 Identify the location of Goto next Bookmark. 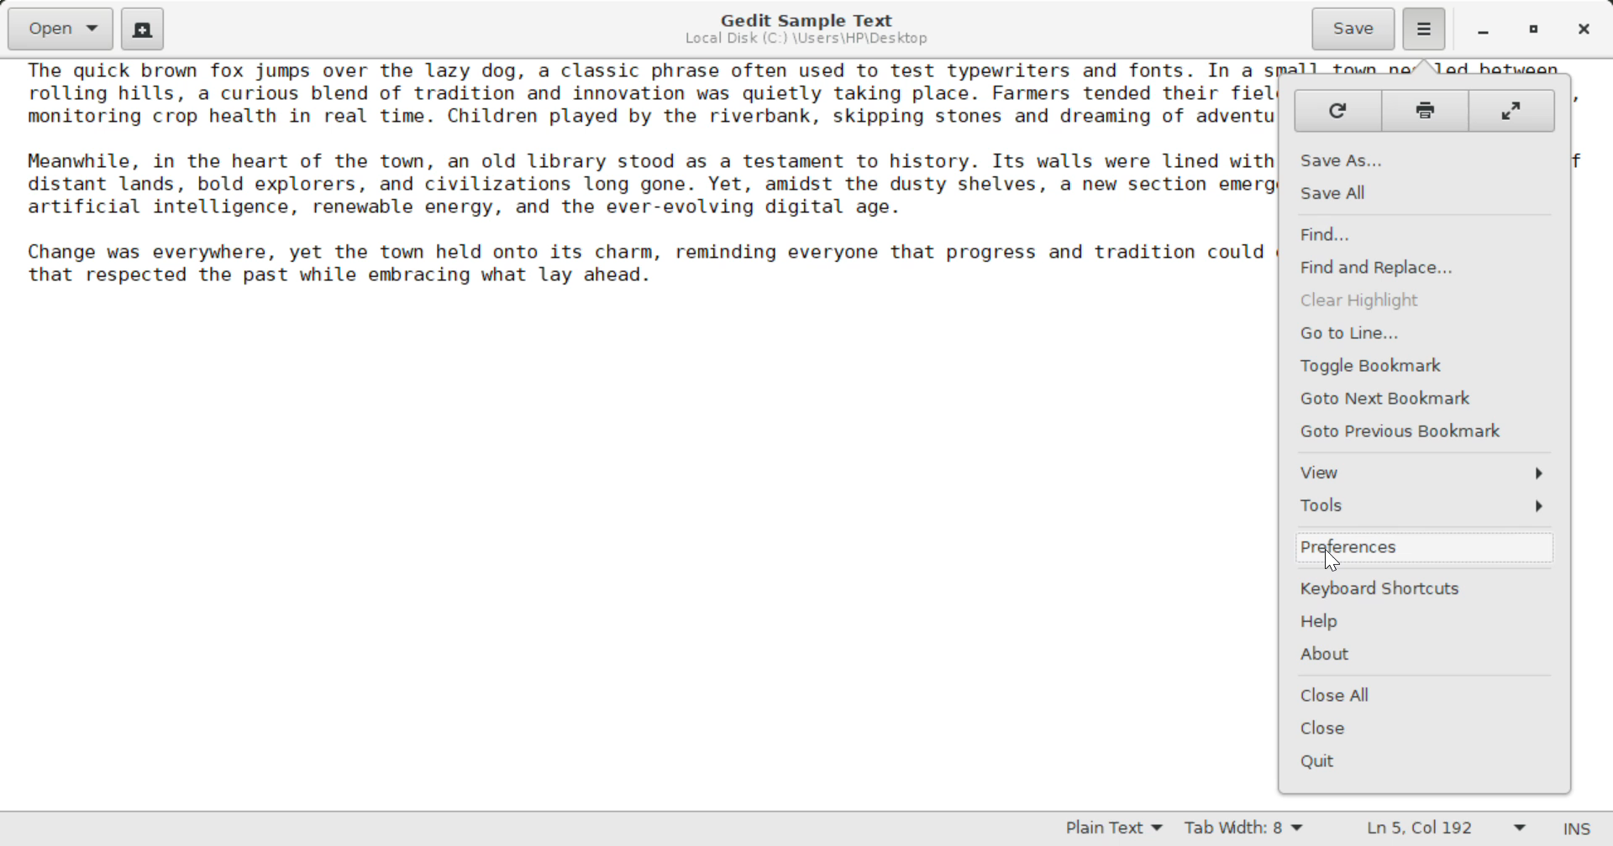
(1329, 399).